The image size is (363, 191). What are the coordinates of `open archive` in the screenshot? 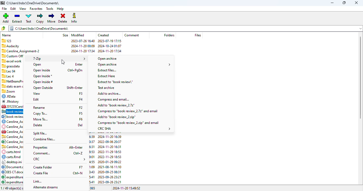 It's located at (107, 59).